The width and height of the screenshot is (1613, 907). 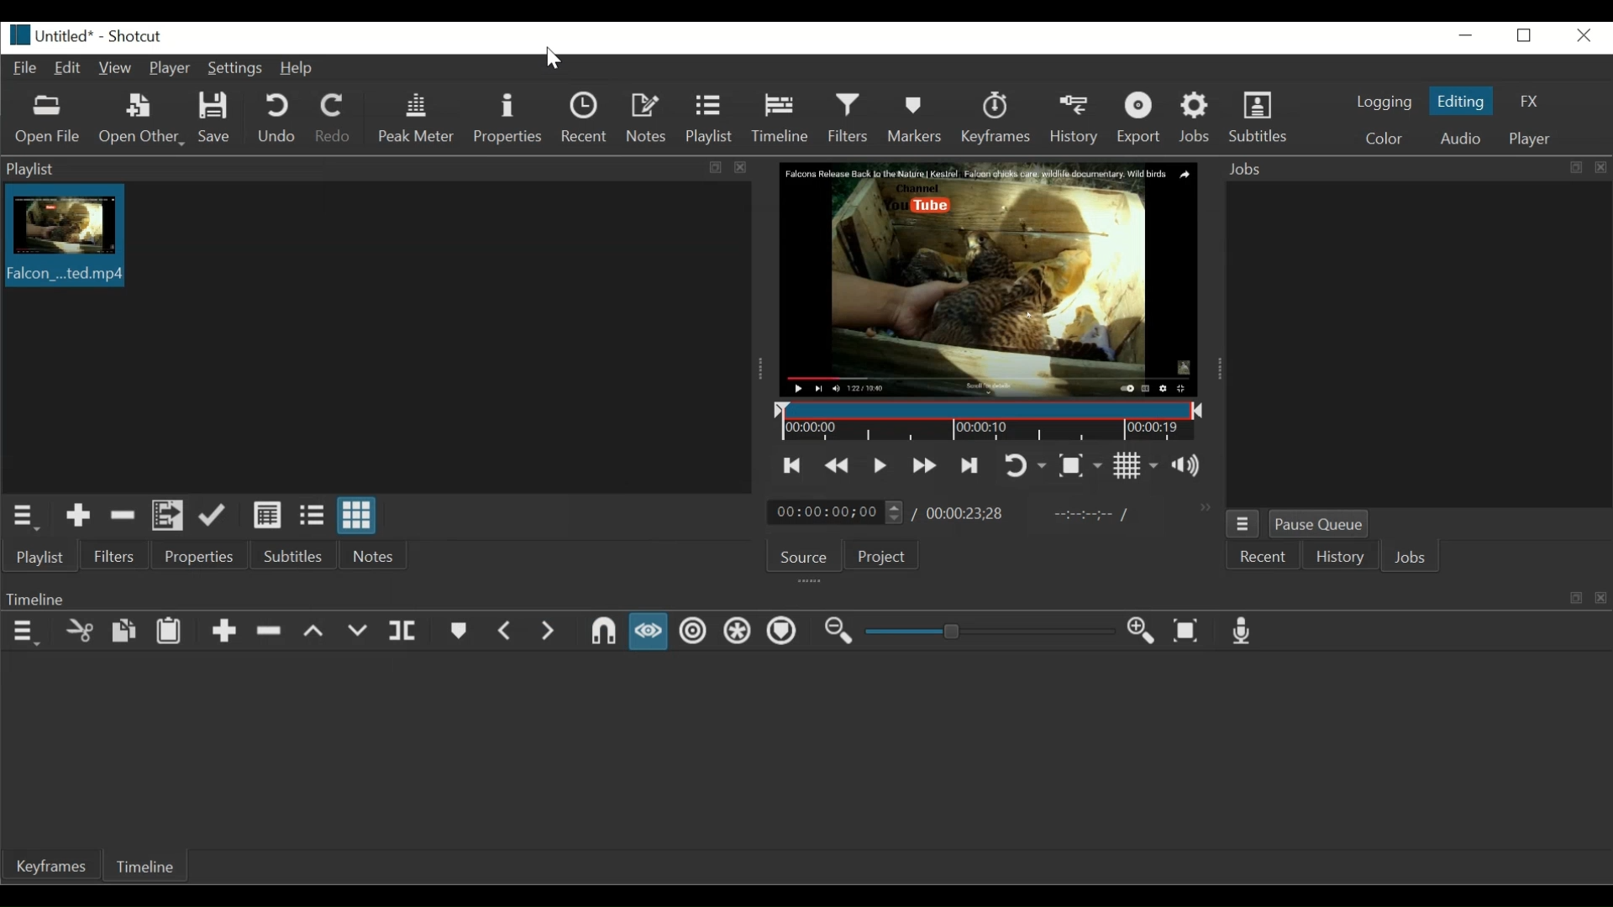 I want to click on History, so click(x=1073, y=120).